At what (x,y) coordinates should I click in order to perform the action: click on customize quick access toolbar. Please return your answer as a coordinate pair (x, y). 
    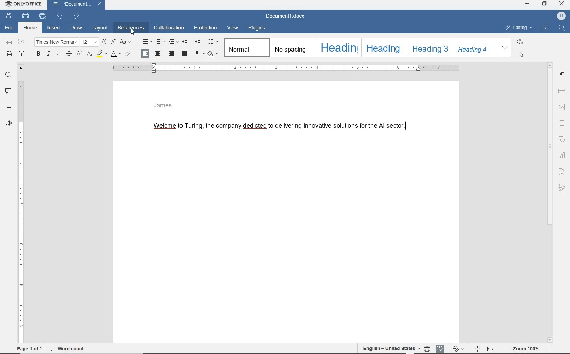
    Looking at the image, I should click on (93, 16).